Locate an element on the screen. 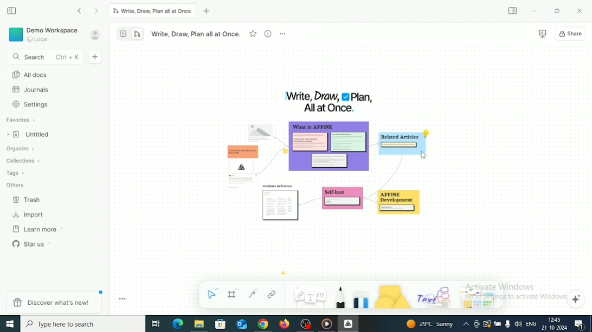 The height and width of the screenshot is (332, 592). Affine is located at coordinates (348, 323).